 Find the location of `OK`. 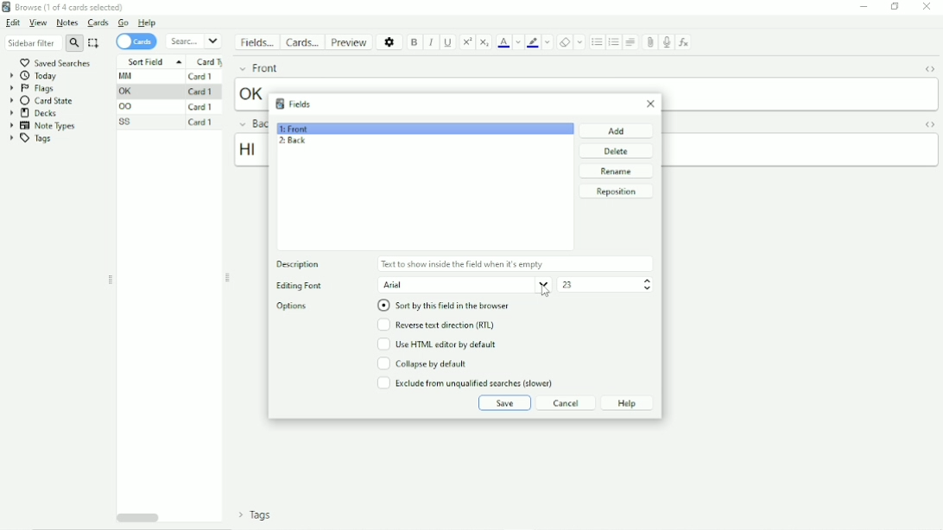

OK is located at coordinates (128, 91).